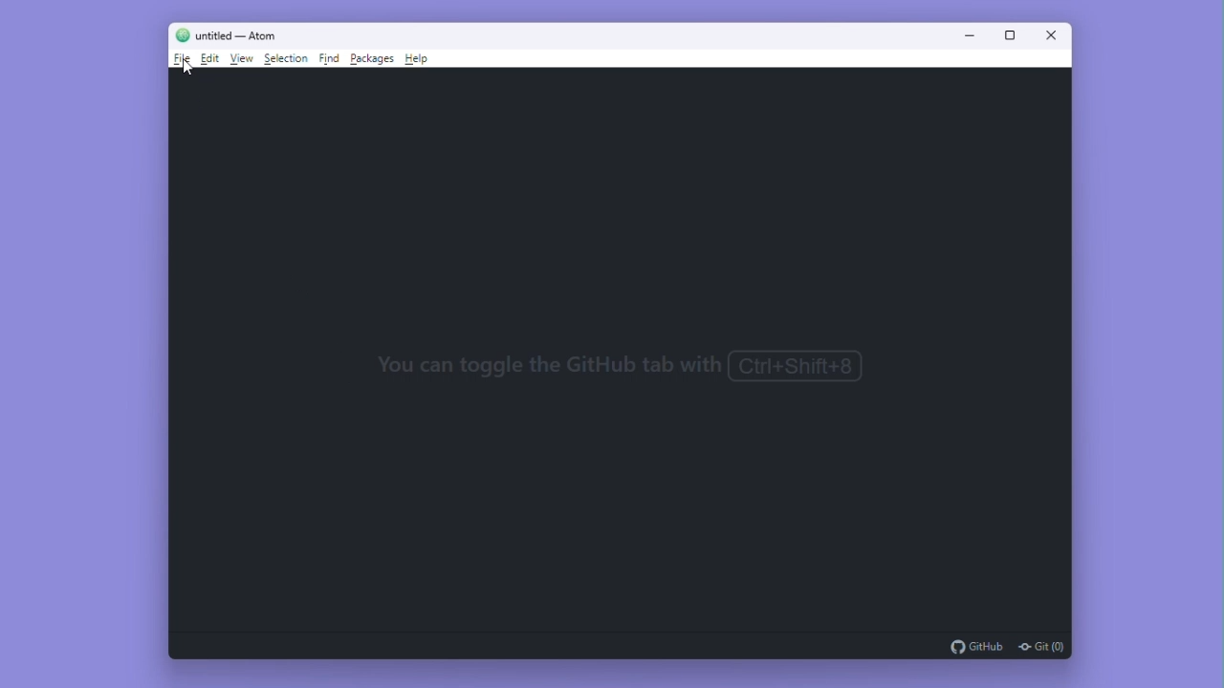  What do you see at coordinates (1046, 36) in the screenshot?
I see `Close` at bounding box center [1046, 36].